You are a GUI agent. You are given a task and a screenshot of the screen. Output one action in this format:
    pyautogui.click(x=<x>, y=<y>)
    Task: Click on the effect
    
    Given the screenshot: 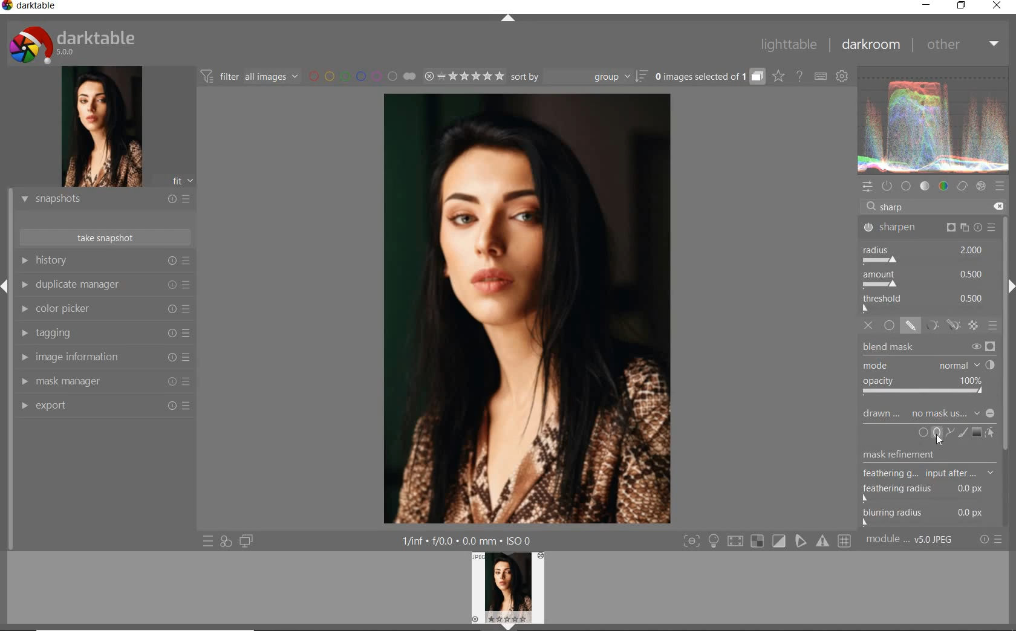 What is the action you would take?
    pyautogui.click(x=981, y=187)
    